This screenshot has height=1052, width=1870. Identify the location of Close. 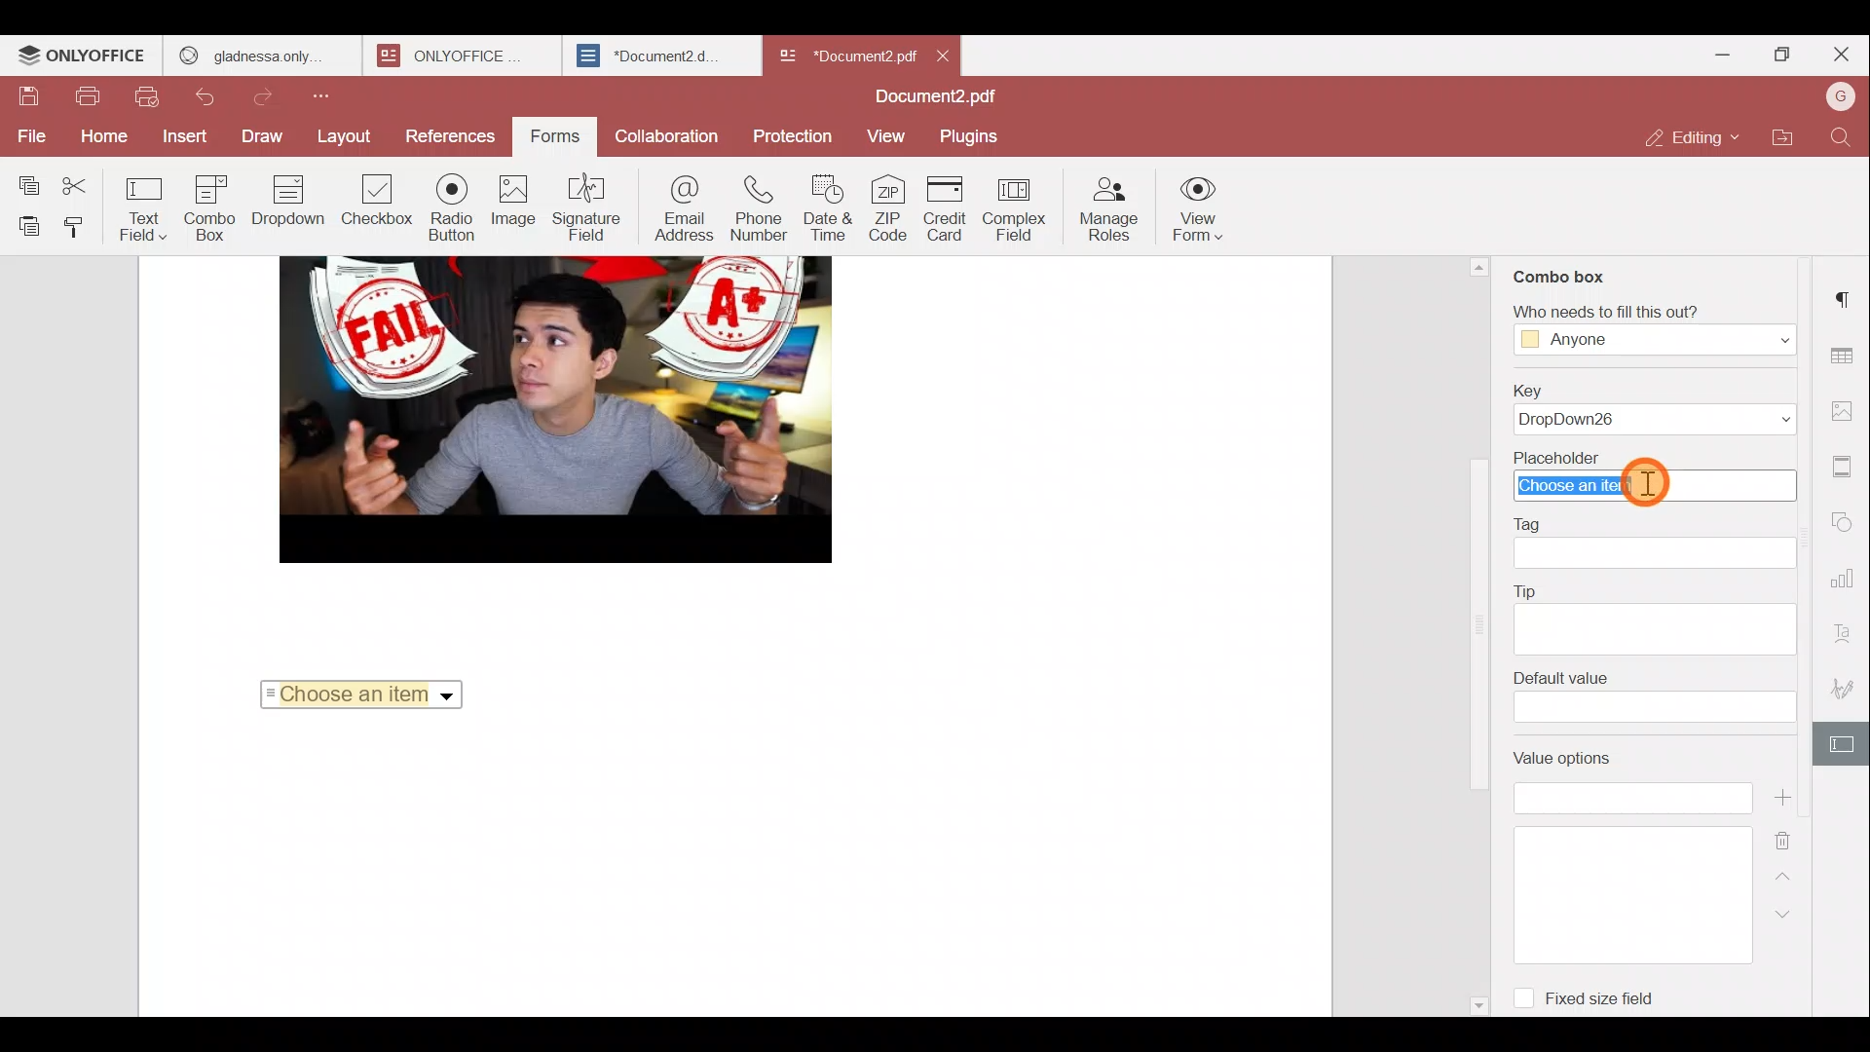
(1841, 55).